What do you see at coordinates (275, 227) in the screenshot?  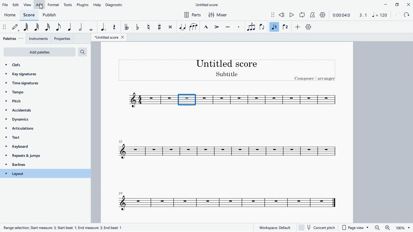 I see `workspace default` at bounding box center [275, 227].